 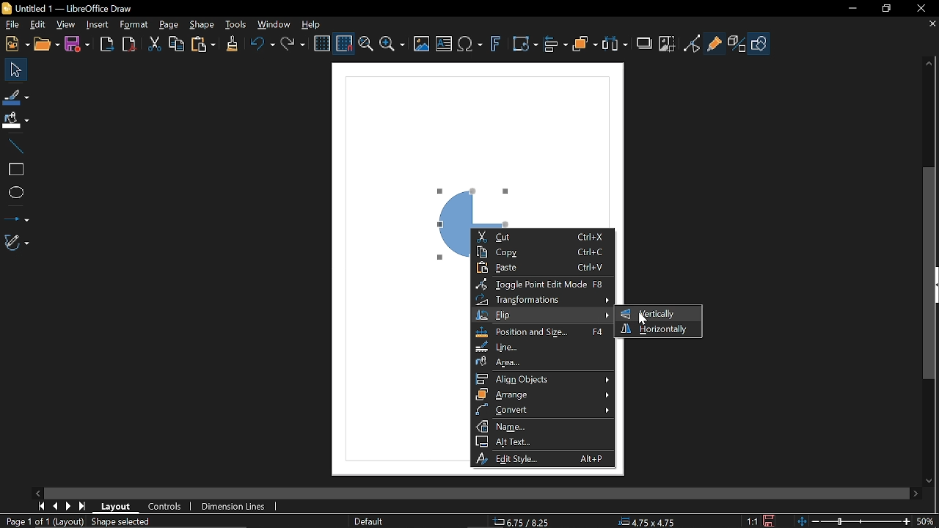 I want to click on Toggle ectrusion, so click(x=737, y=44).